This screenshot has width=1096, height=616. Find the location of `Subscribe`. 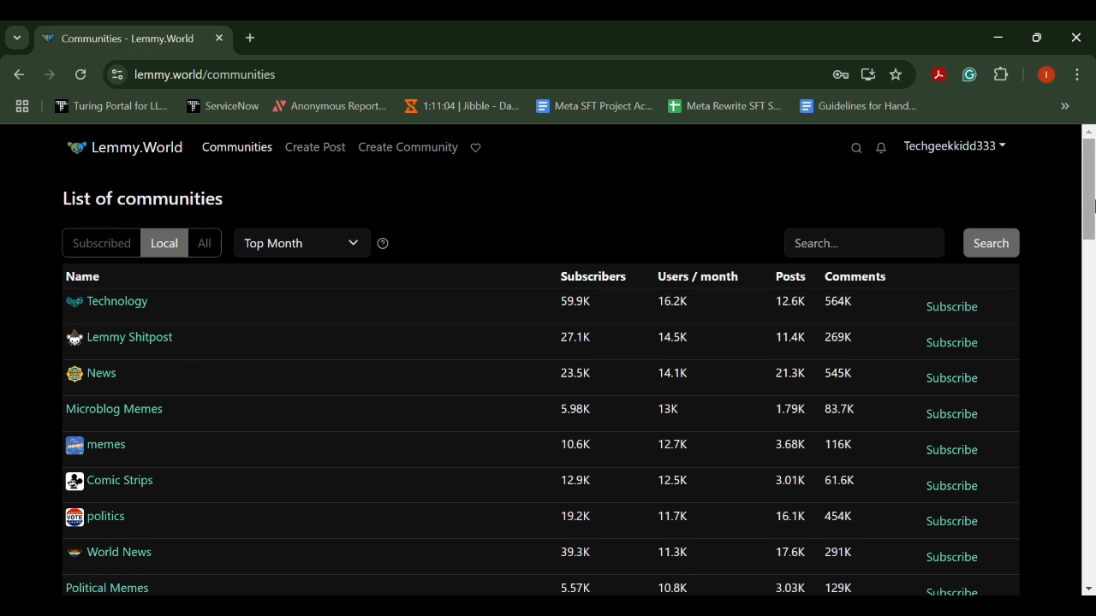

Subscribe is located at coordinates (954, 343).